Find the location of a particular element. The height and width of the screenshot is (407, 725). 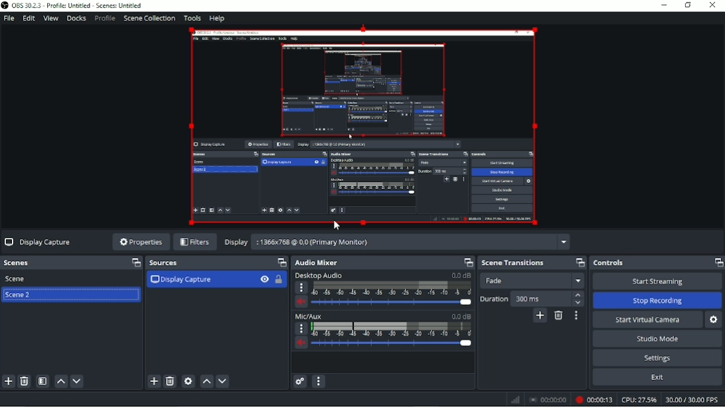

Edit is located at coordinates (28, 19).